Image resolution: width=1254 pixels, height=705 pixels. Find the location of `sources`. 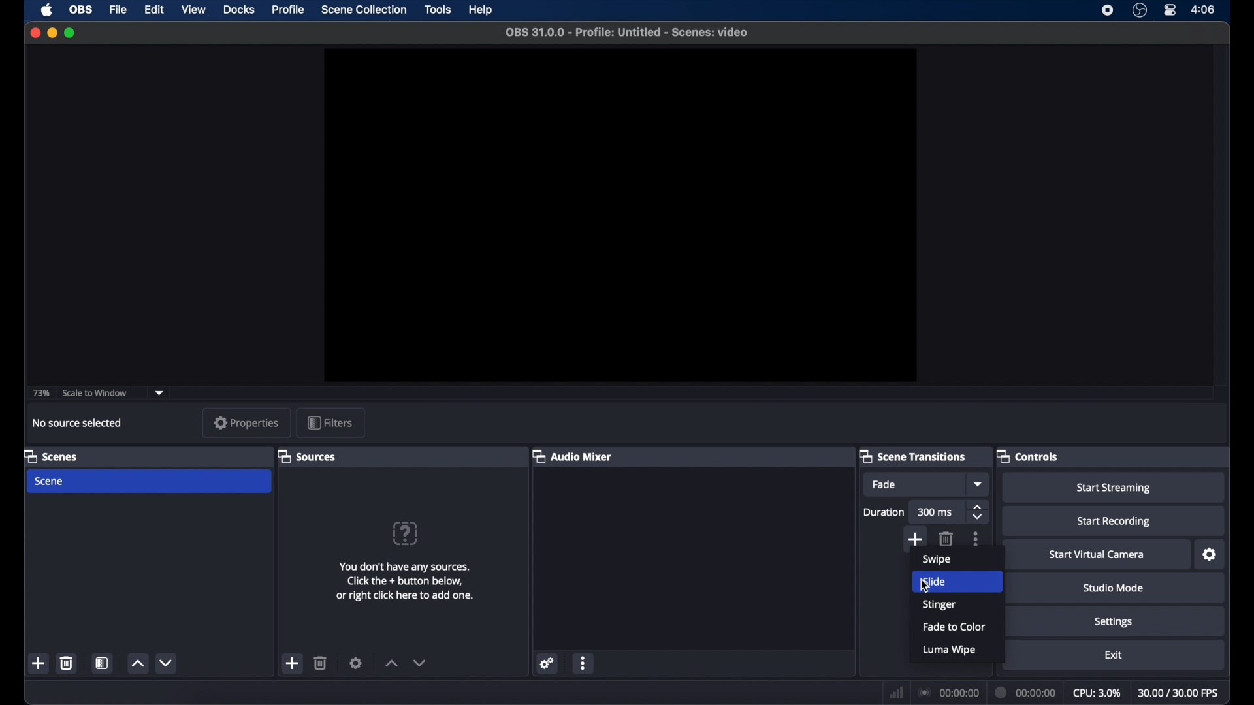

sources is located at coordinates (308, 457).